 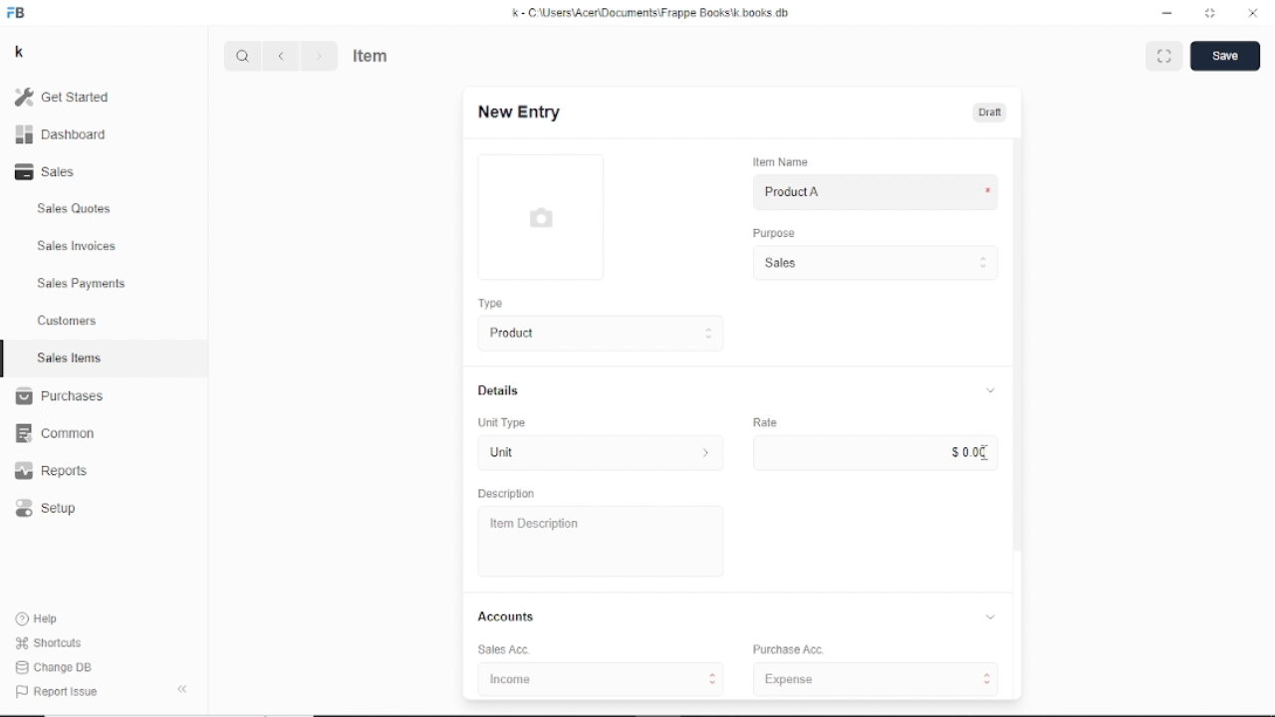 What do you see at coordinates (47, 509) in the screenshot?
I see `Setup` at bounding box center [47, 509].